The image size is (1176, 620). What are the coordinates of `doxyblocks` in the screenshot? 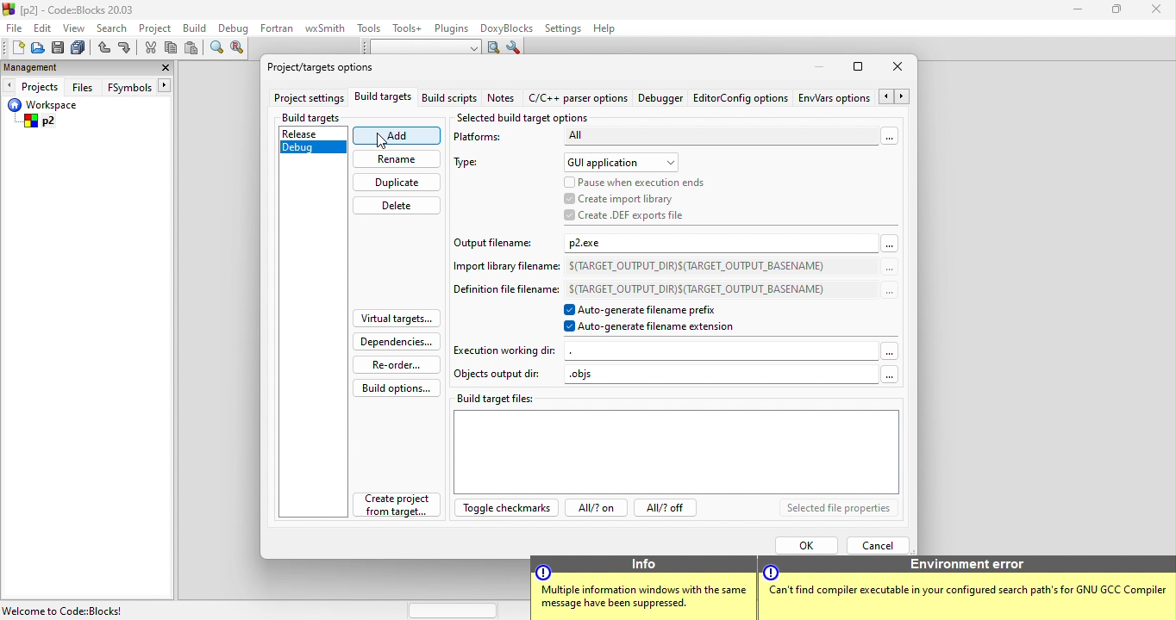 It's located at (508, 28).